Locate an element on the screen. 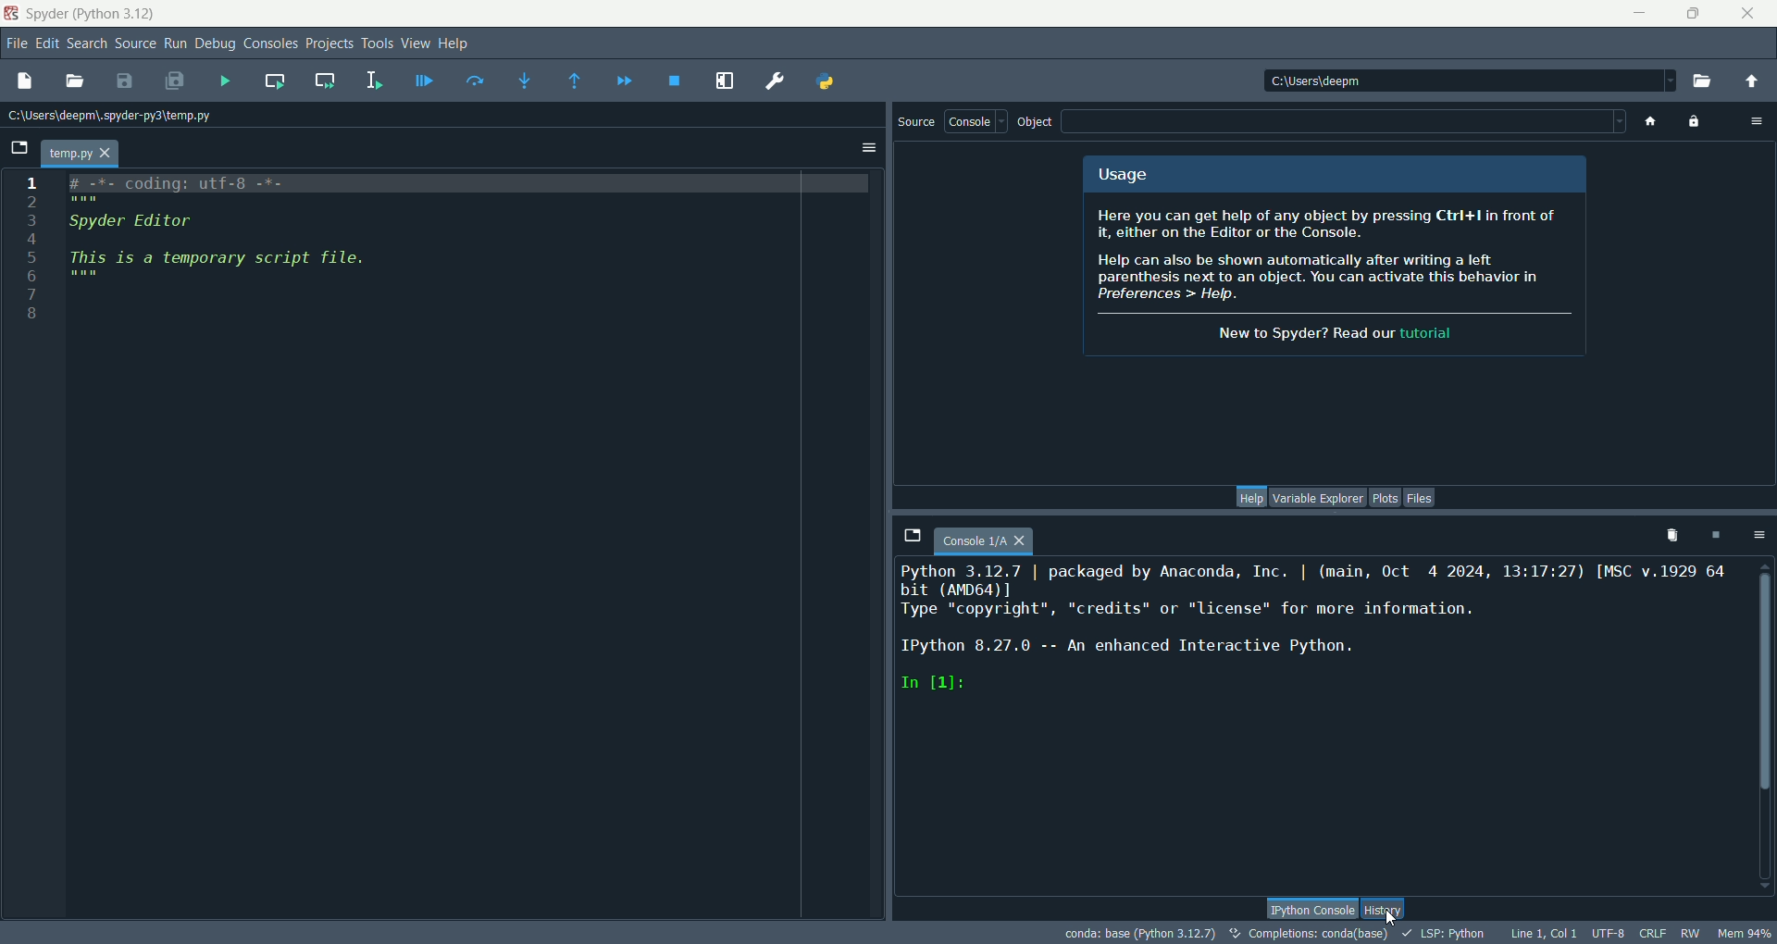 Image resolution: width=1777 pixels, height=944 pixels. step into function is located at coordinates (527, 80).